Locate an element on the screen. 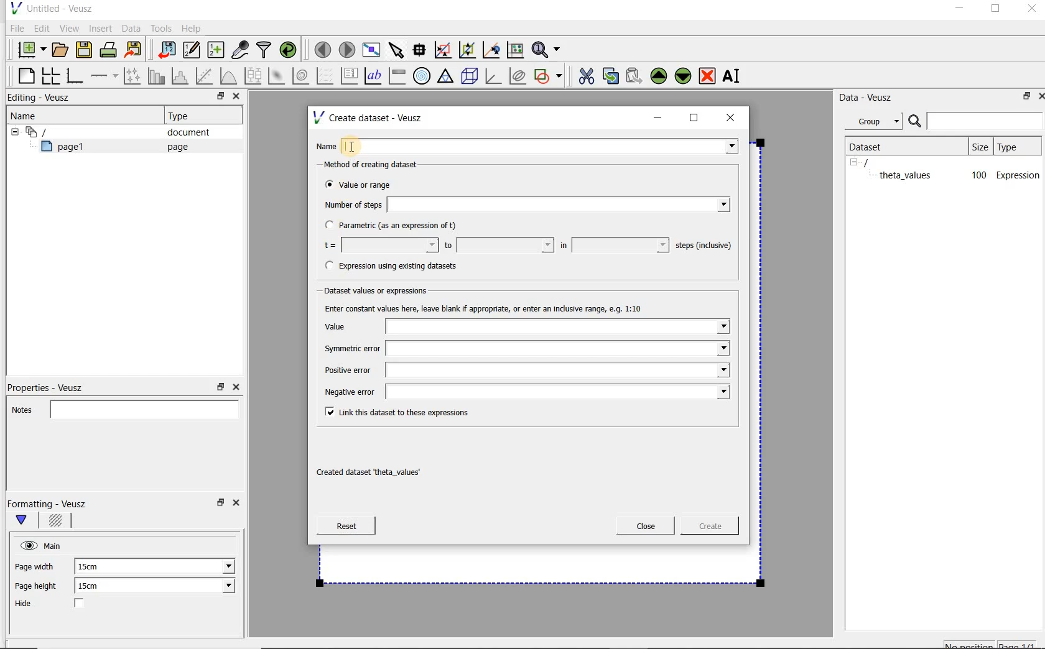 The height and width of the screenshot is (649, 1045). Insert is located at coordinates (102, 28).